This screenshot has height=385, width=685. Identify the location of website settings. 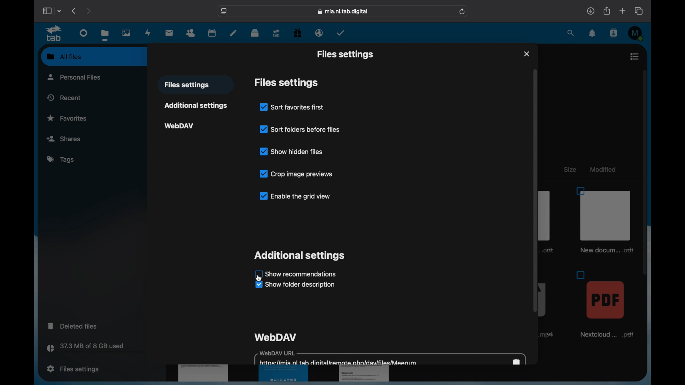
(224, 11).